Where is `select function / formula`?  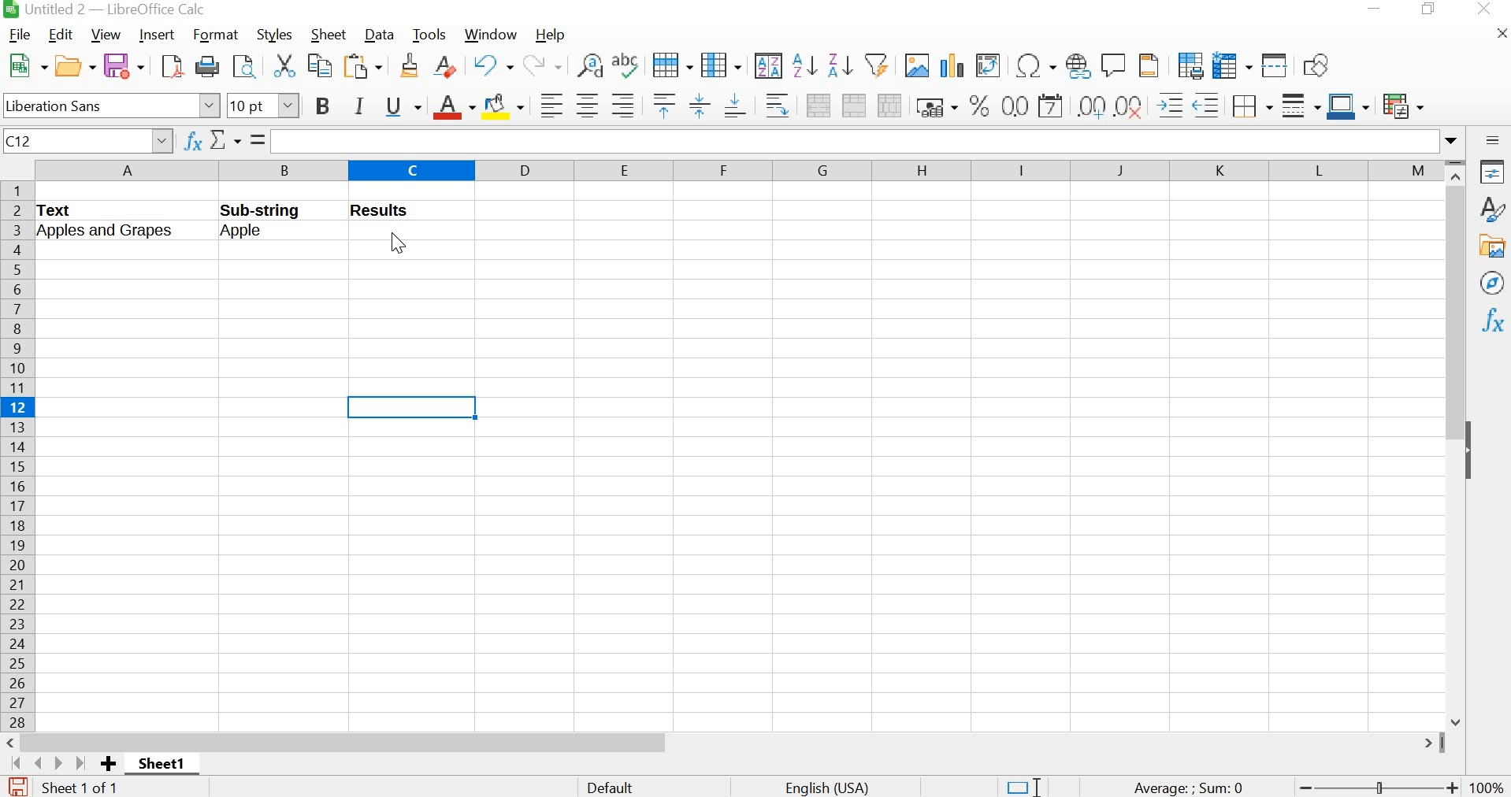 select function / formula is located at coordinates (239, 141).